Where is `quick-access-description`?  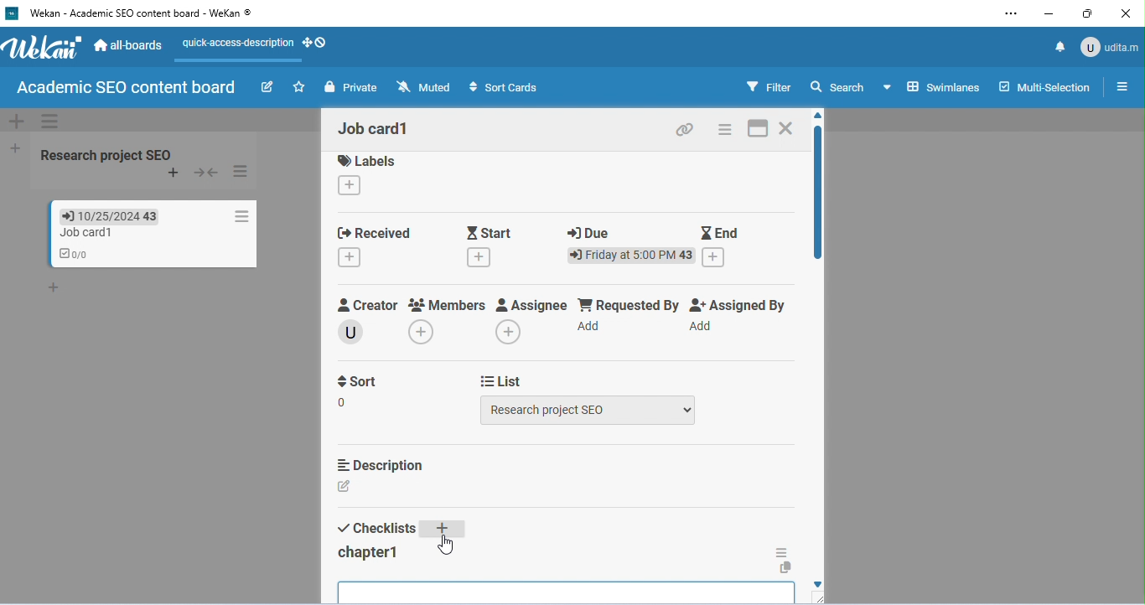 quick-access-description is located at coordinates (234, 49).